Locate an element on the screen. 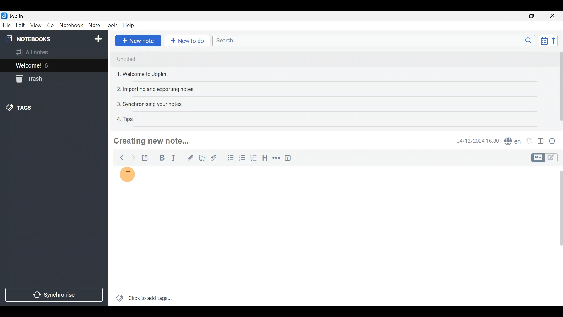  3. Synchronising your notes is located at coordinates (149, 104).